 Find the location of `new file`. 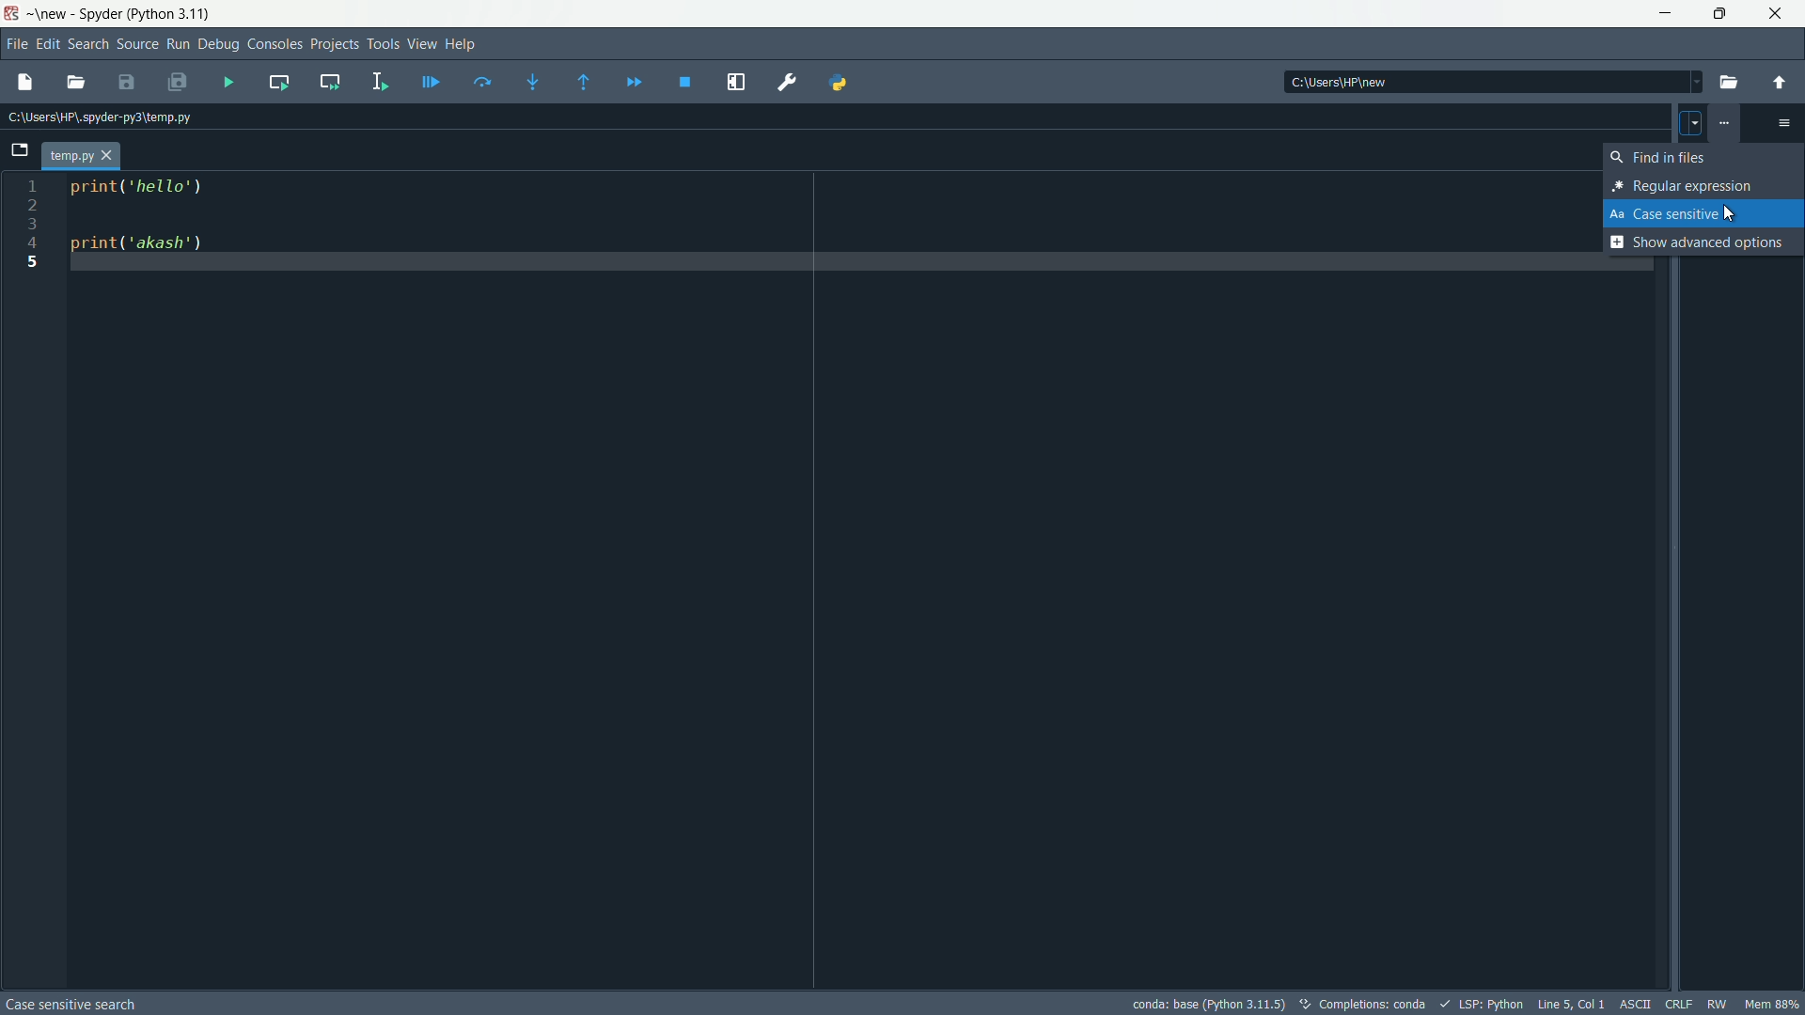

new file is located at coordinates (31, 83).